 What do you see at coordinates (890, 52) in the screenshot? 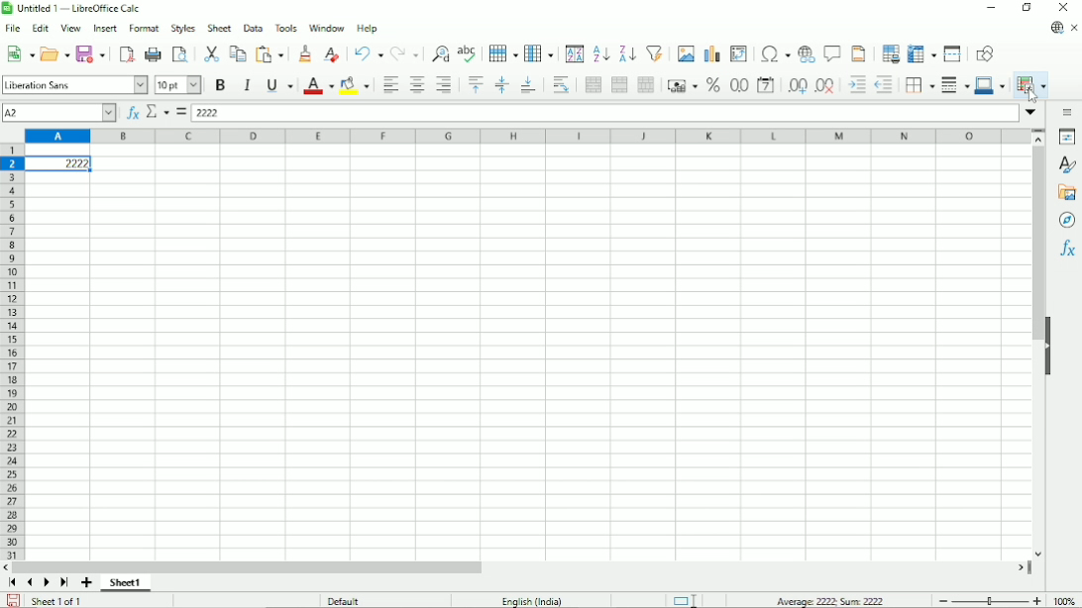
I see `Define print area` at bounding box center [890, 52].